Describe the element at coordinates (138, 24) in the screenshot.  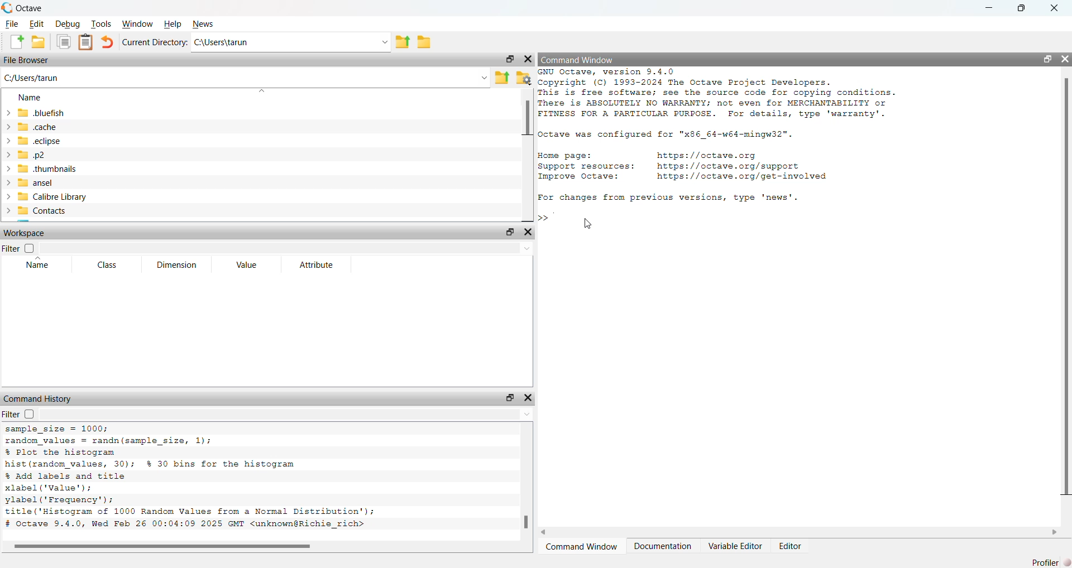
I see `Window` at that location.